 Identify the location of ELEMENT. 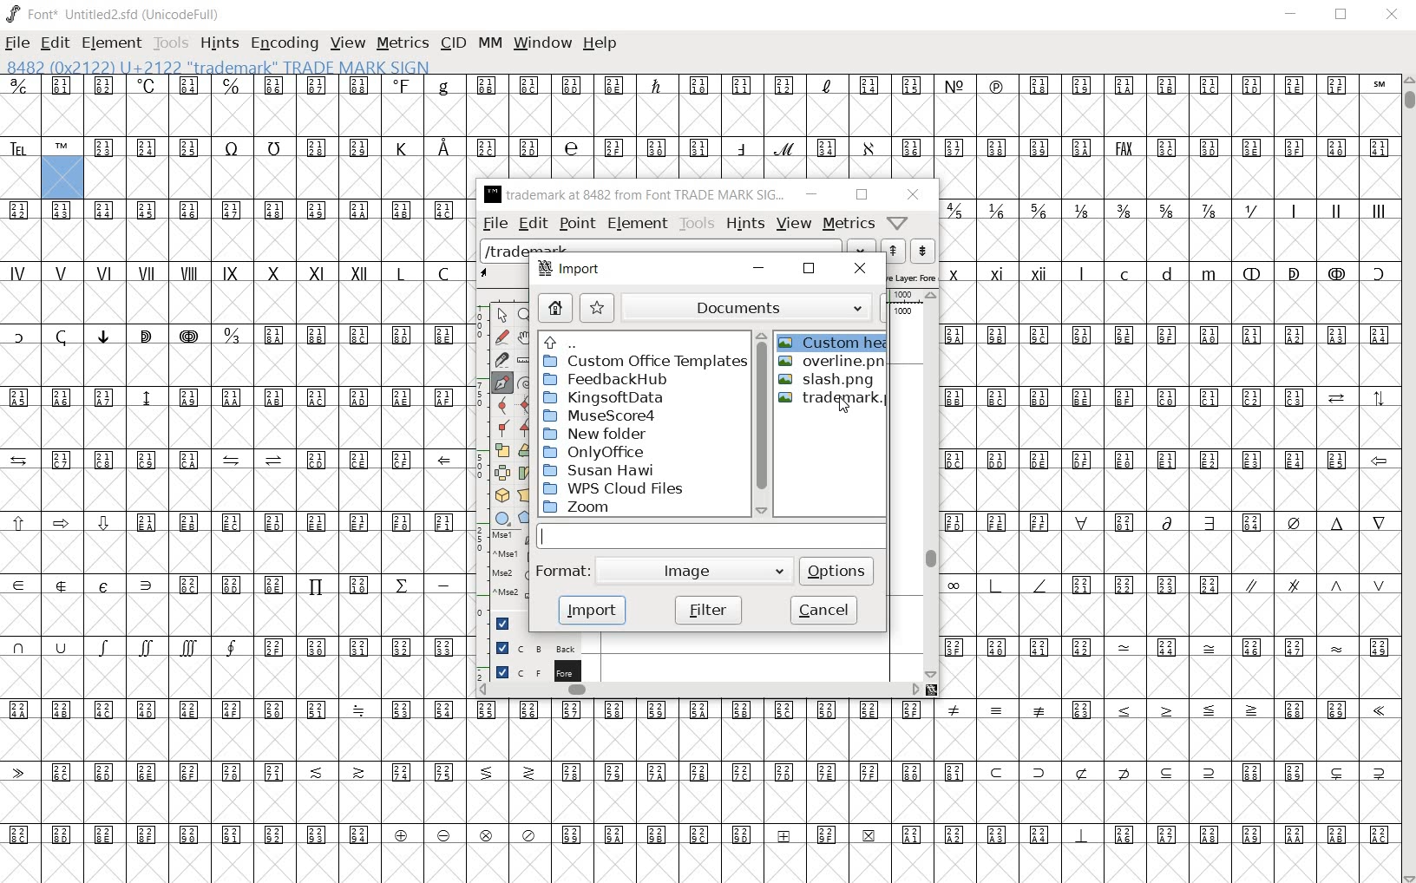
(113, 45).